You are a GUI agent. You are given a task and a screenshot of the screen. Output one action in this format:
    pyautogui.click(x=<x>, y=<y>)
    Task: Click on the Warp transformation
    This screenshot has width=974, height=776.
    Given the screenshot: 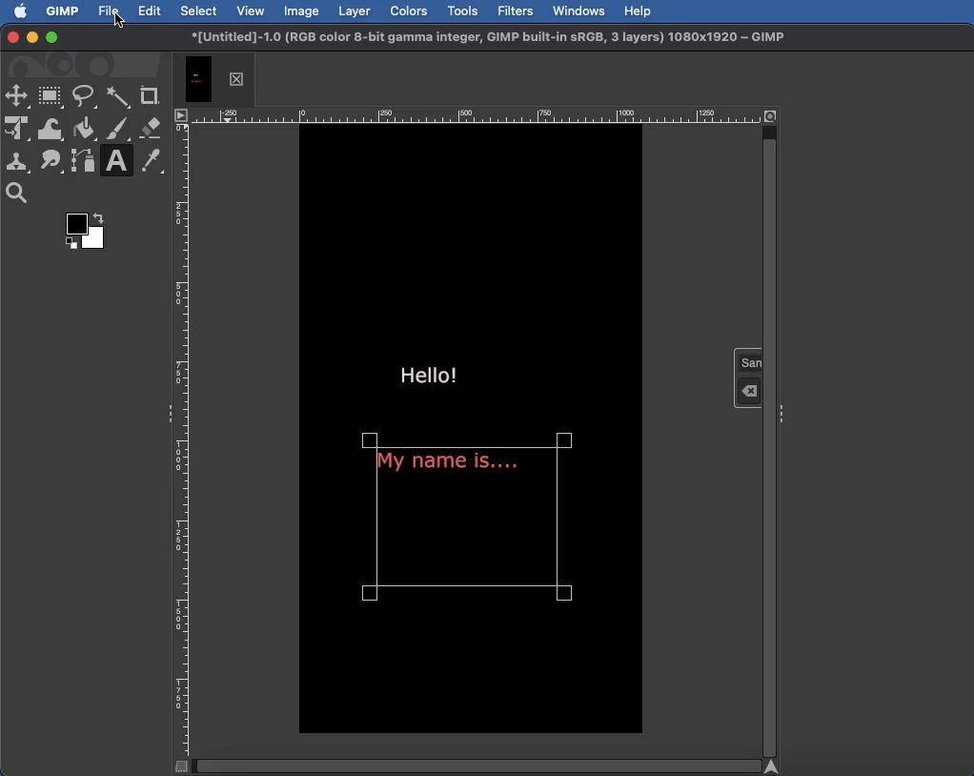 What is the action you would take?
    pyautogui.click(x=52, y=129)
    